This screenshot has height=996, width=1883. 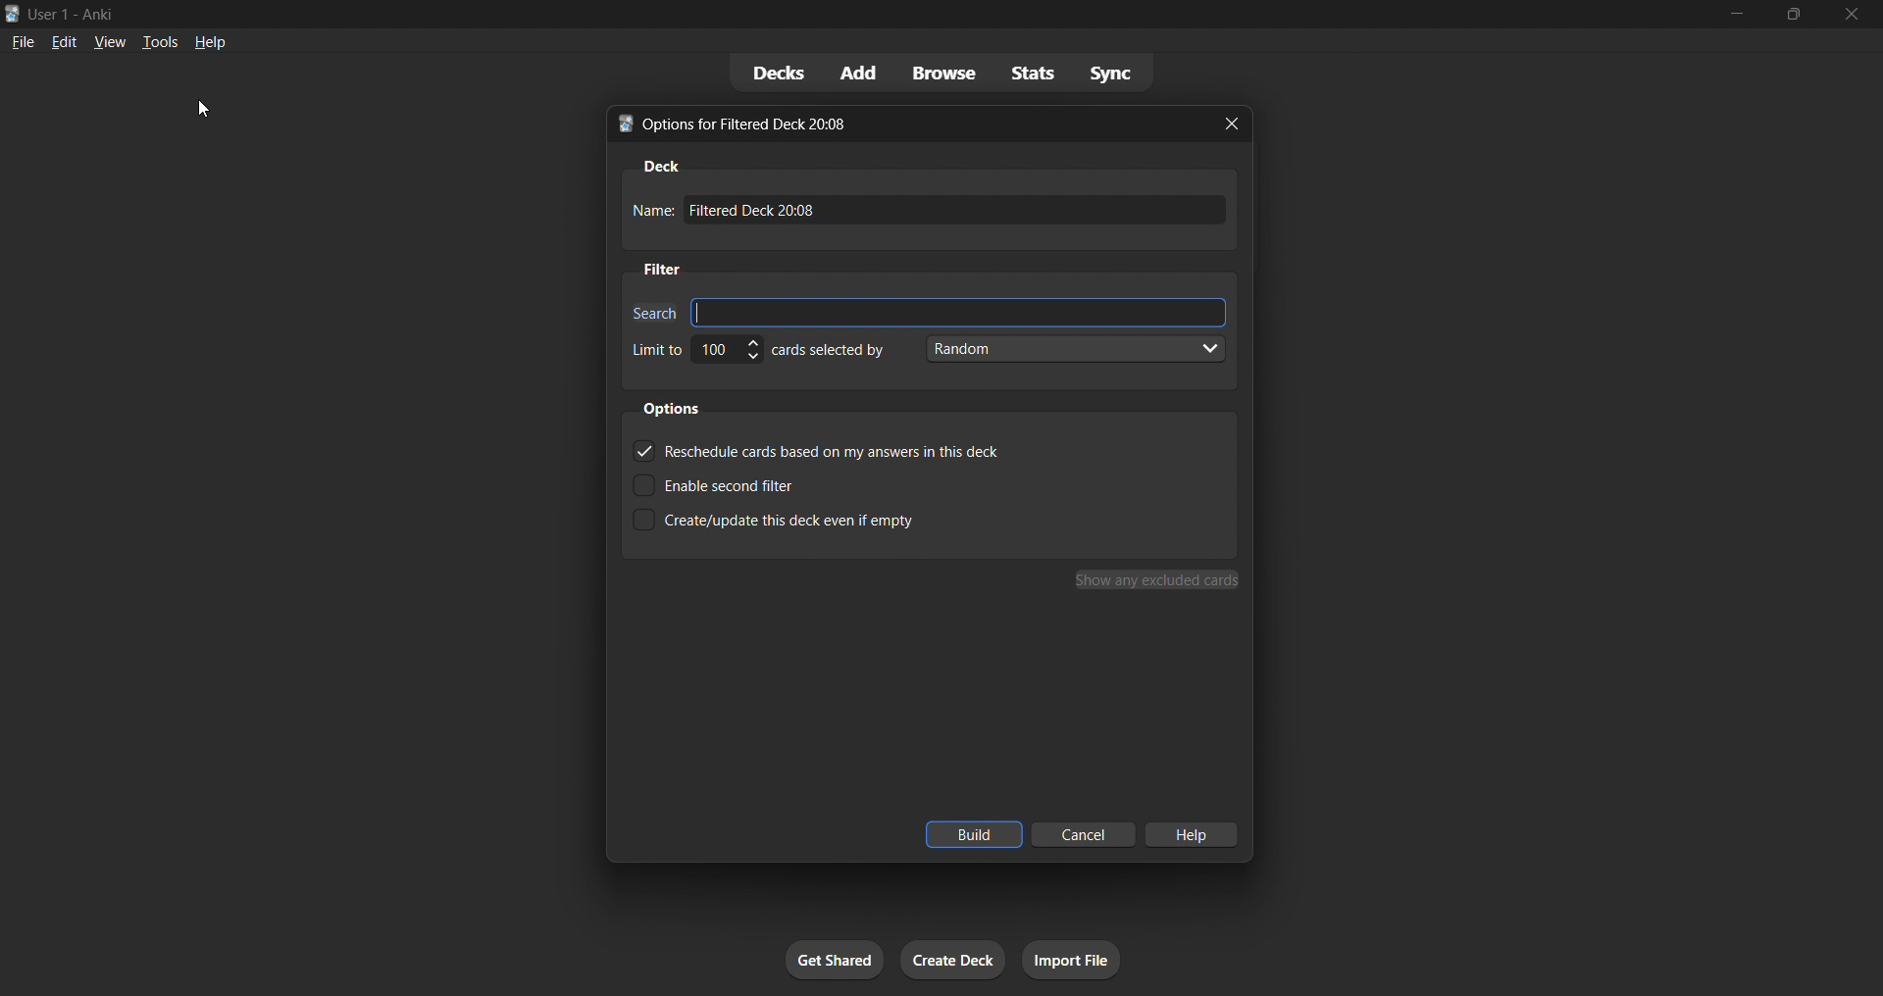 I want to click on (un)check enable/disable second filter, so click(x=842, y=485).